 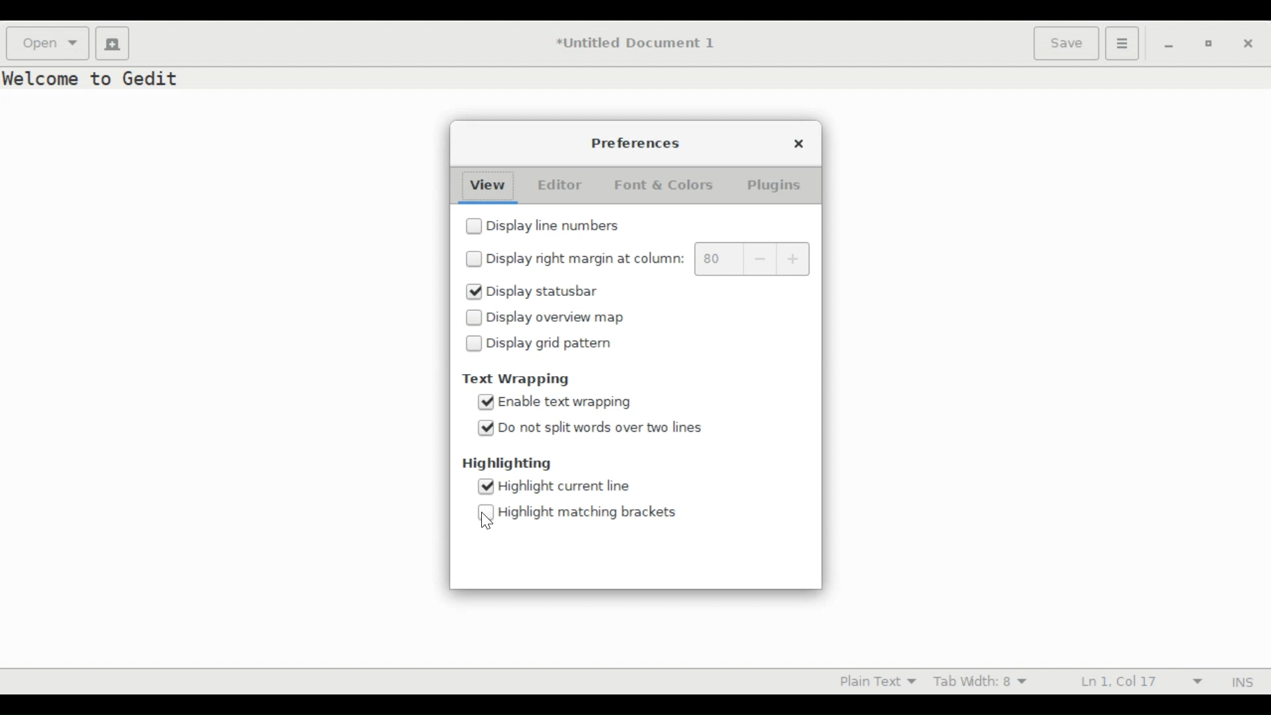 I want to click on checkbox, so click(x=475, y=343).